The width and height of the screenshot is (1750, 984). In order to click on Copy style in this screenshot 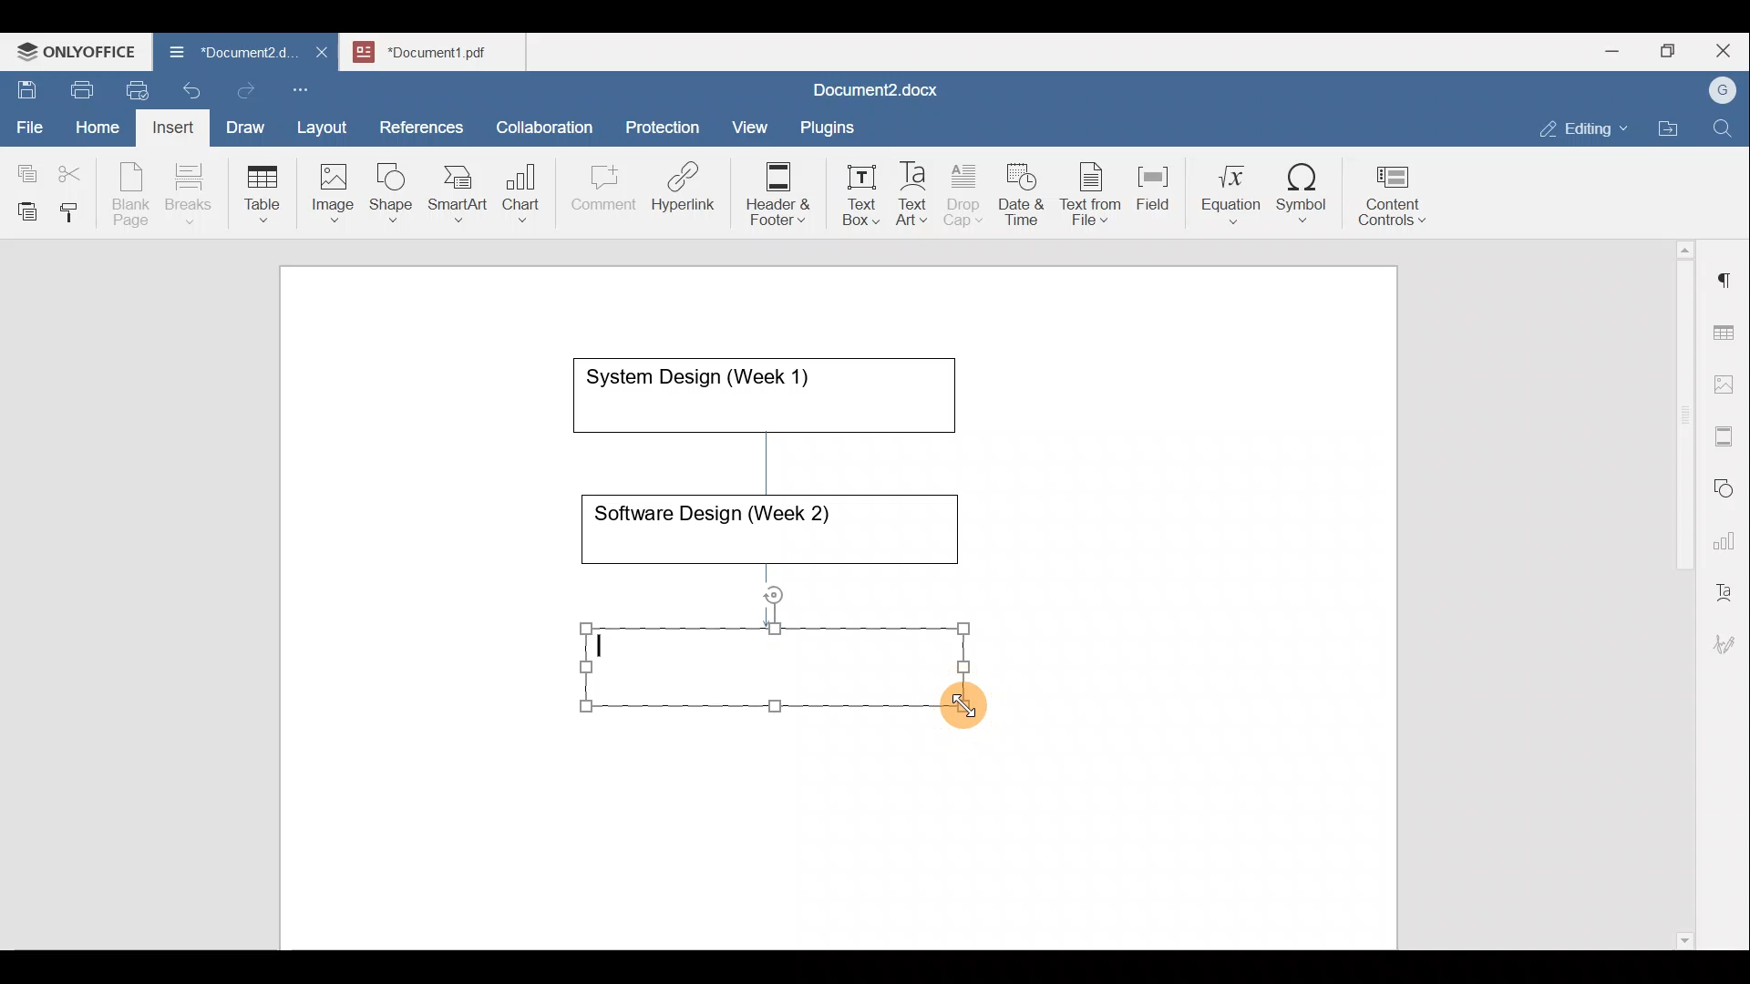, I will do `click(76, 208)`.